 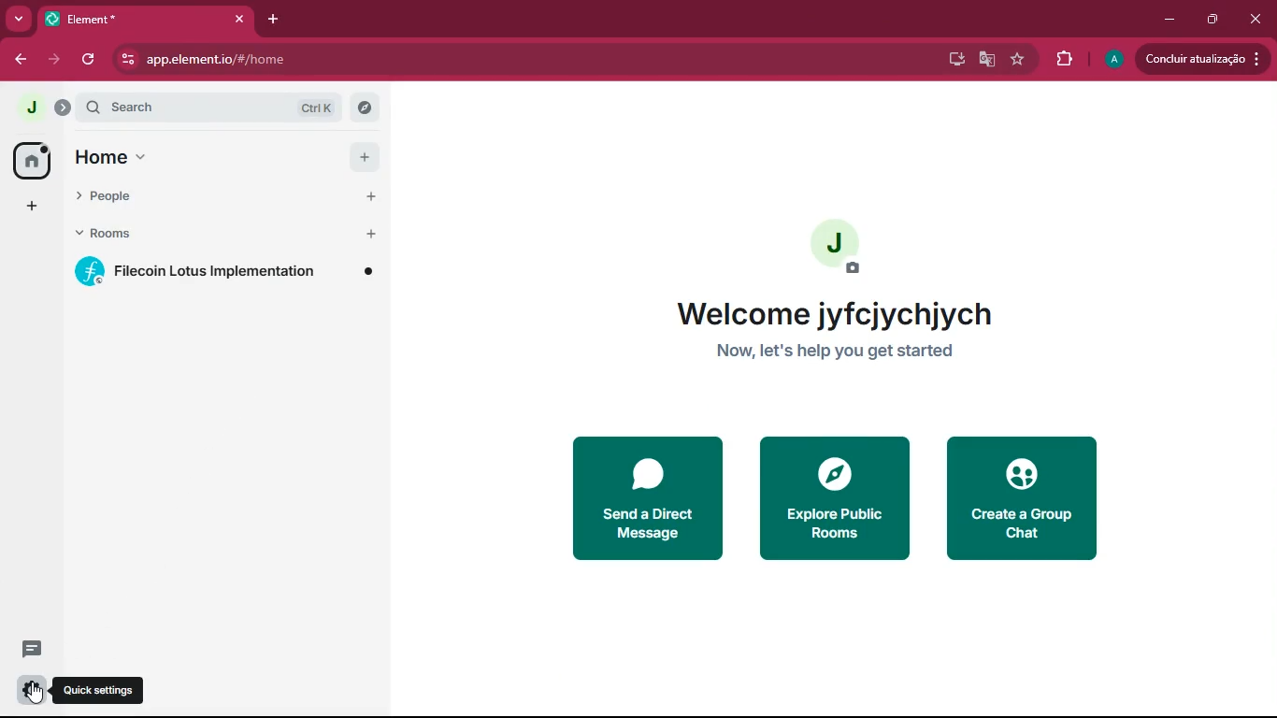 What do you see at coordinates (369, 196) in the screenshot?
I see `Add` at bounding box center [369, 196].